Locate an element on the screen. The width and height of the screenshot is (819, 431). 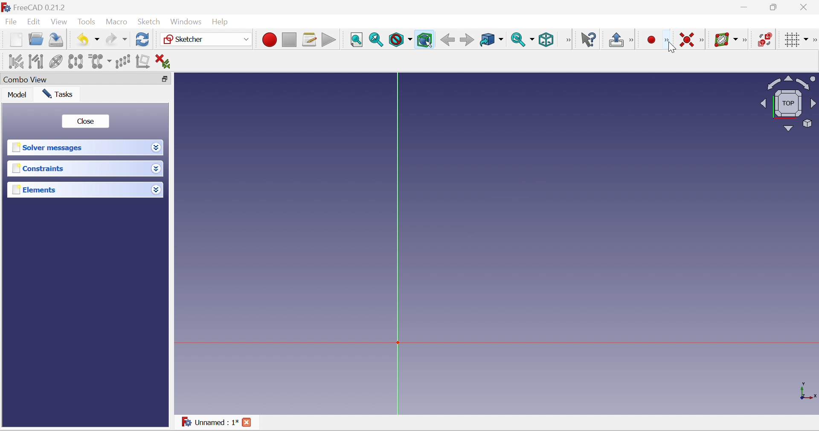
x, y axis is located at coordinates (806, 390).